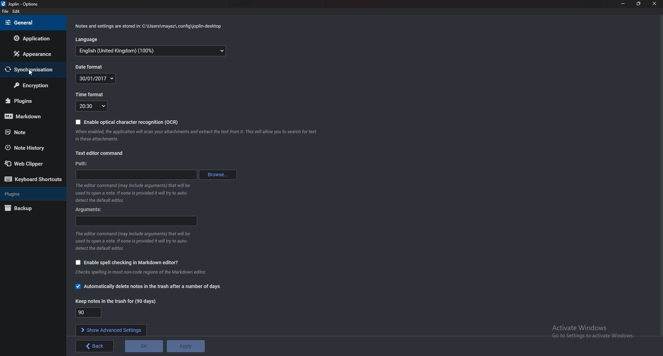 The height and width of the screenshot is (356, 663). What do you see at coordinates (116, 300) in the screenshot?
I see `Keep notes in the trash for` at bounding box center [116, 300].